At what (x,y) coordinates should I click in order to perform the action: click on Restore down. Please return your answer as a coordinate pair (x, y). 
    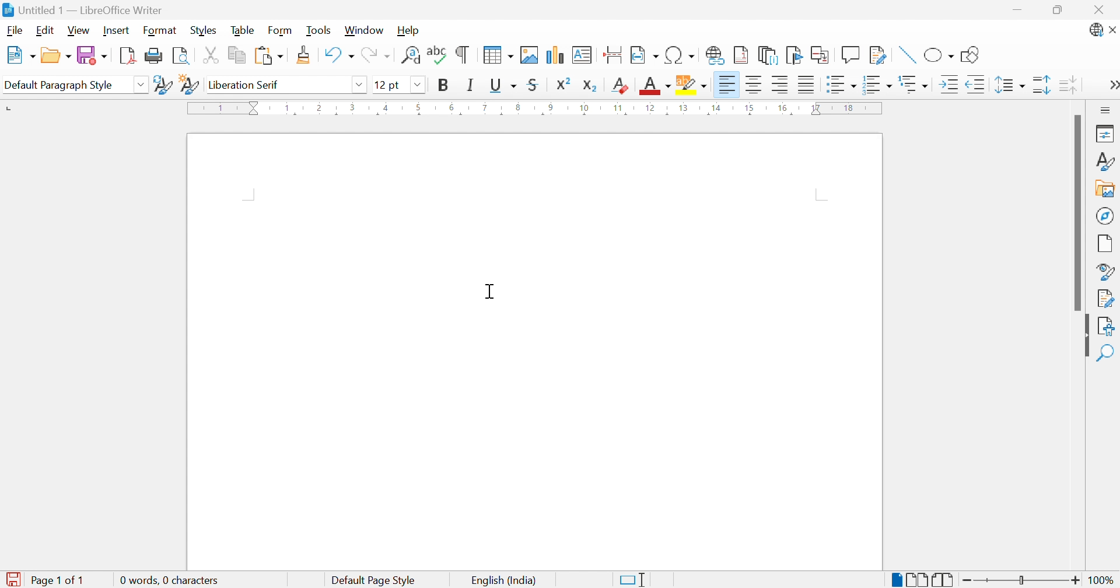
    Looking at the image, I should click on (1058, 11).